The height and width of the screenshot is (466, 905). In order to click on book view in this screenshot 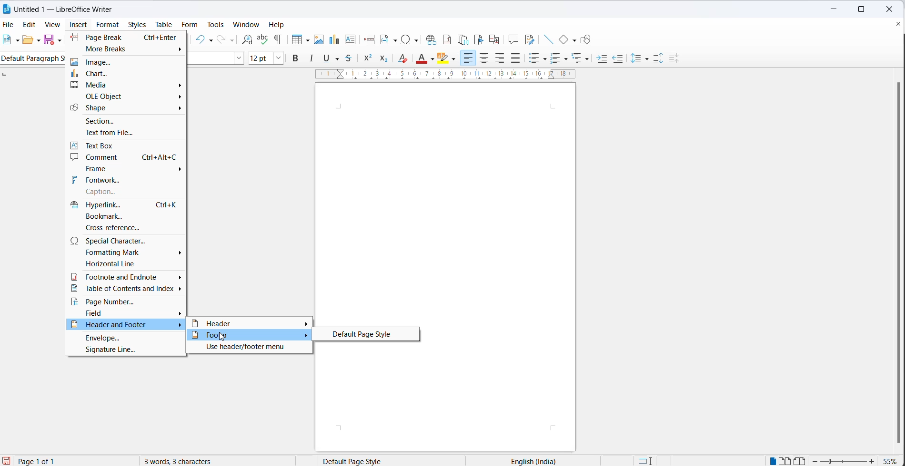, I will do `click(801, 460)`.